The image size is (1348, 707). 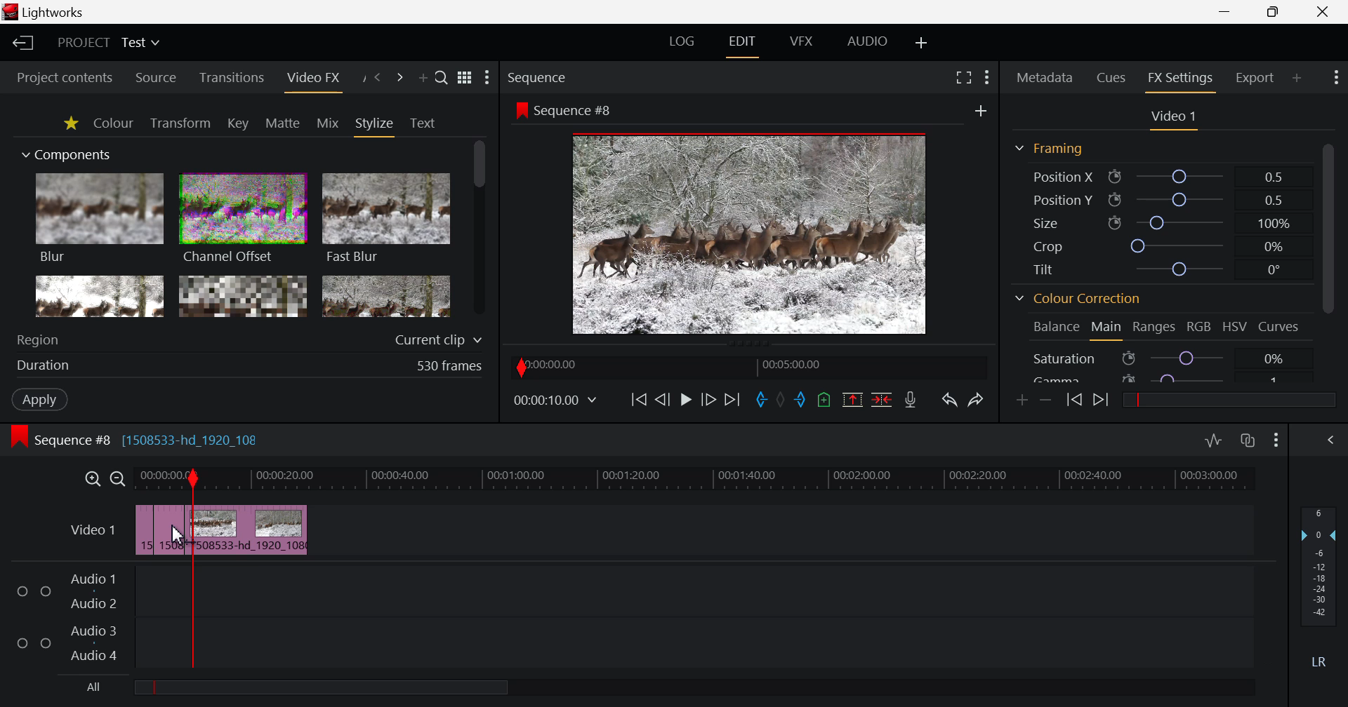 I want to click on Go Forward, so click(x=708, y=400).